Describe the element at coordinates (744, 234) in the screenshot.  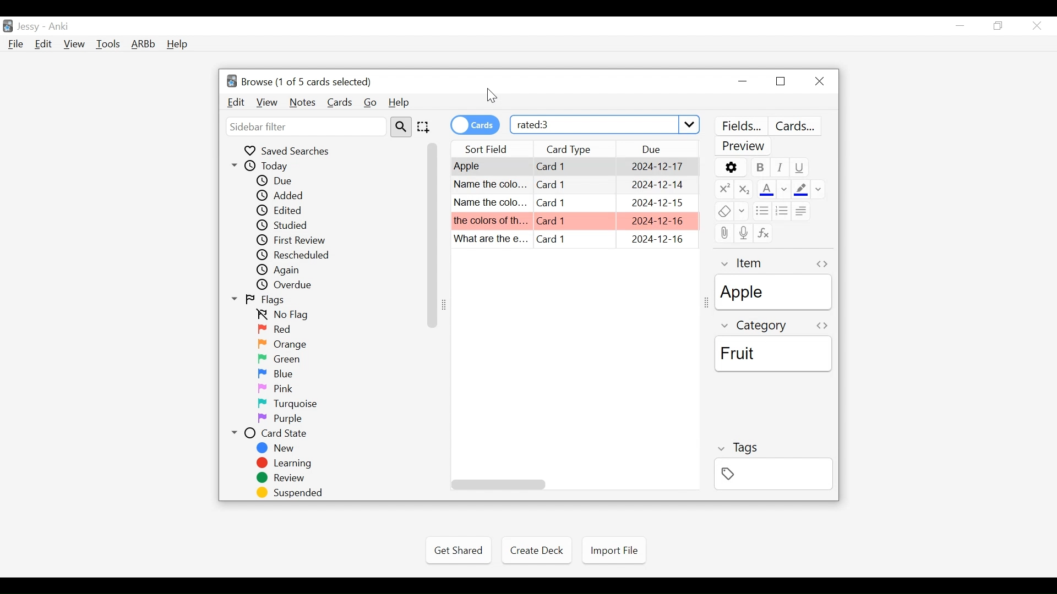
I see `Record Audio` at that location.